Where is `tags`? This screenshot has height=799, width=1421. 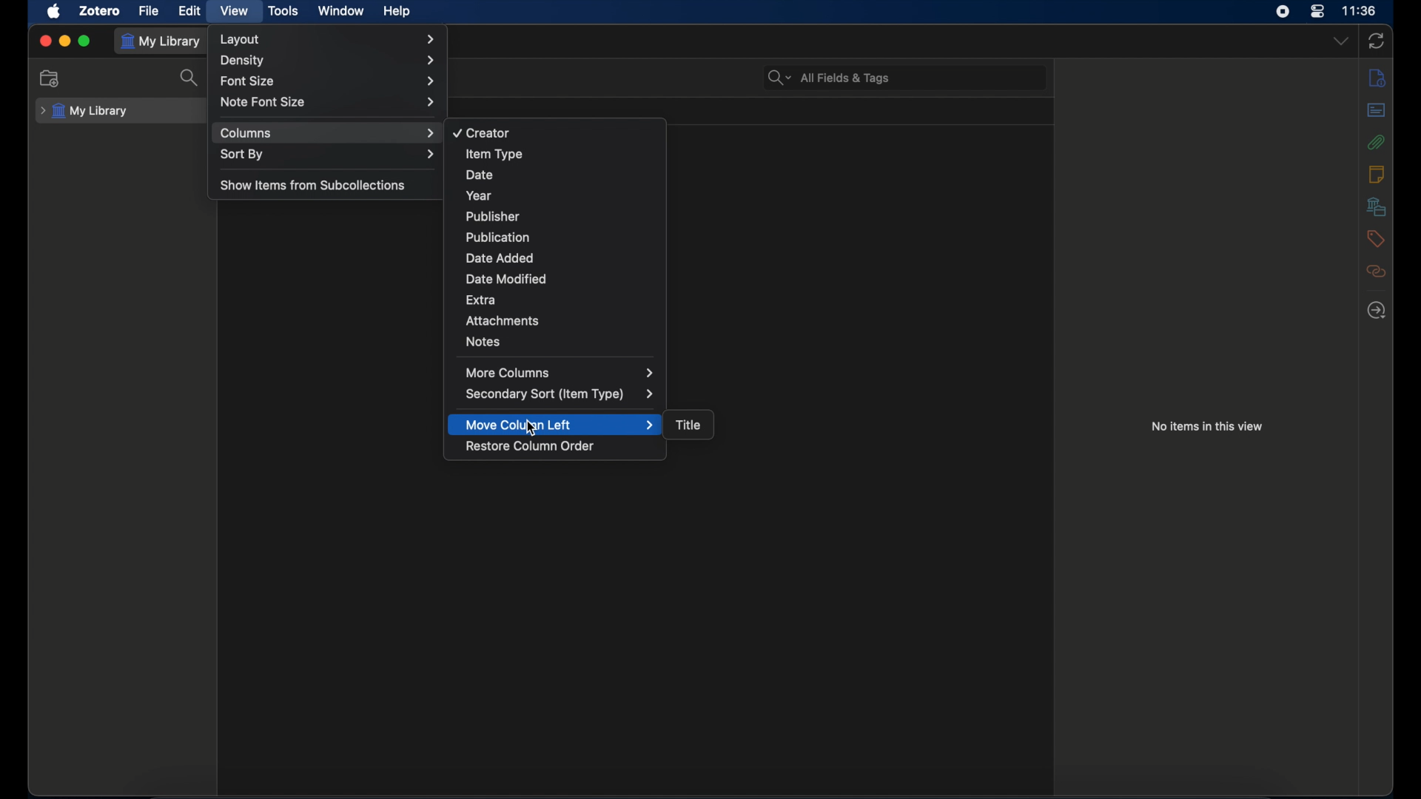
tags is located at coordinates (1375, 239).